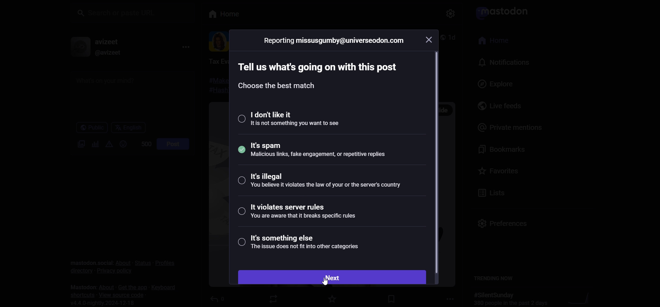 The width and height of the screenshot is (660, 307). I want to click on scroll bar, so click(434, 163).